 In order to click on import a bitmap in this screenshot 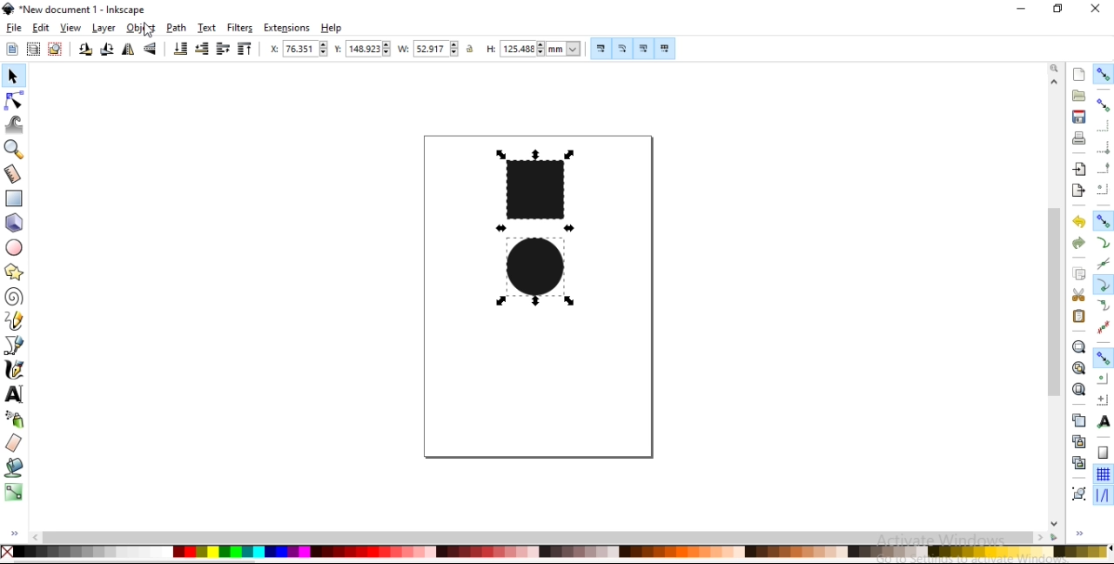, I will do `click(1080, 169)`.